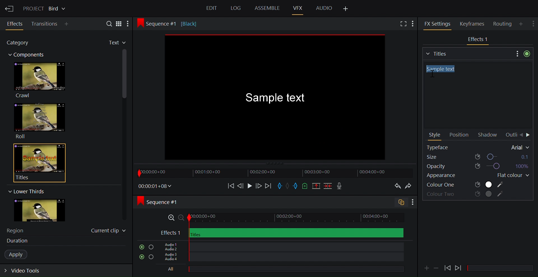 This screenshot has height=277, width=538. I want to click on Timeline, so click(274, 173).